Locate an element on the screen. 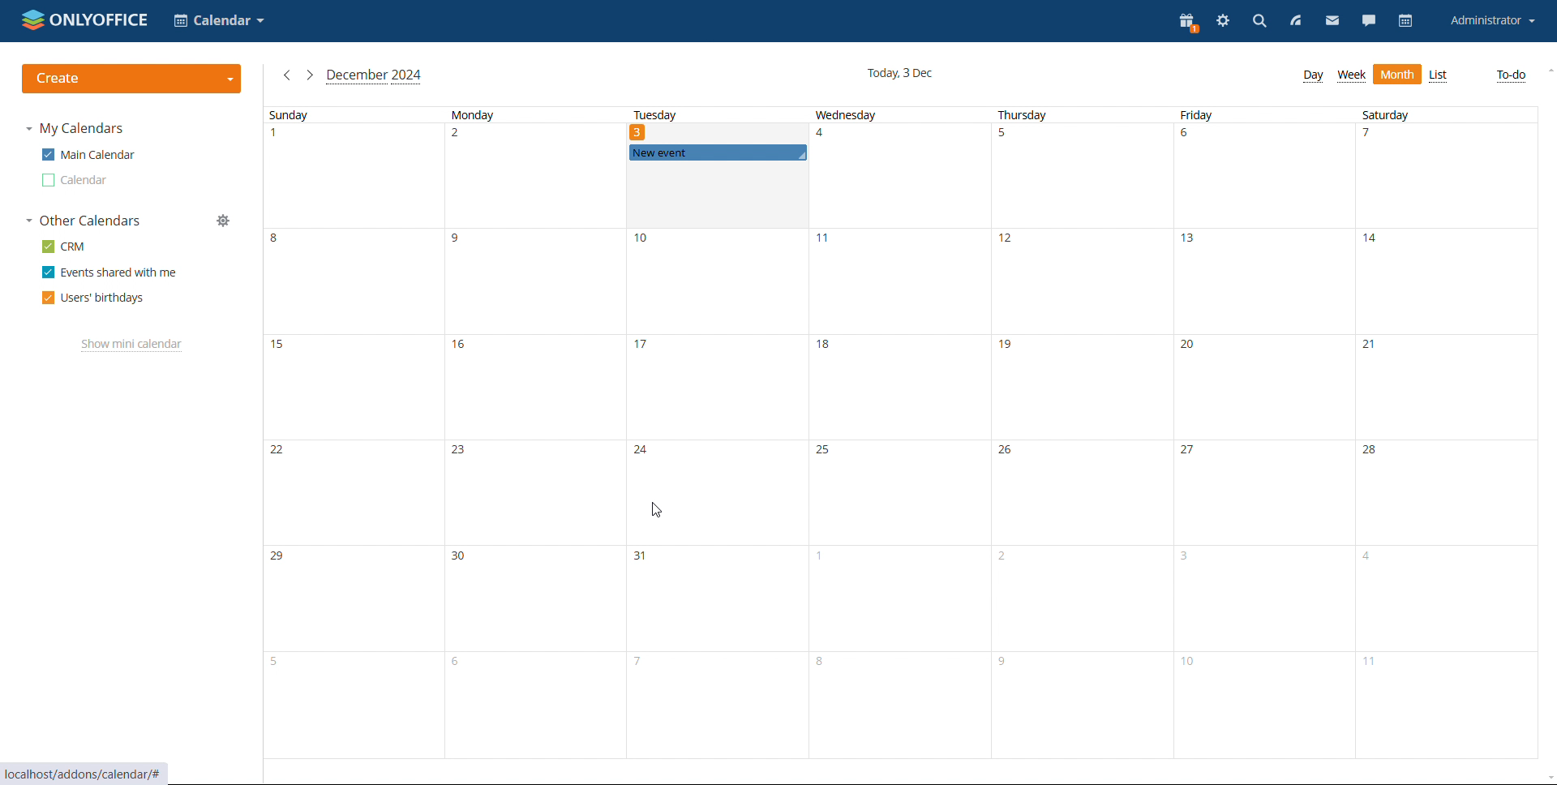 Image resolution: width=1557 pixels, height=785 pixels. friday is located at coordinates (1221, 115).